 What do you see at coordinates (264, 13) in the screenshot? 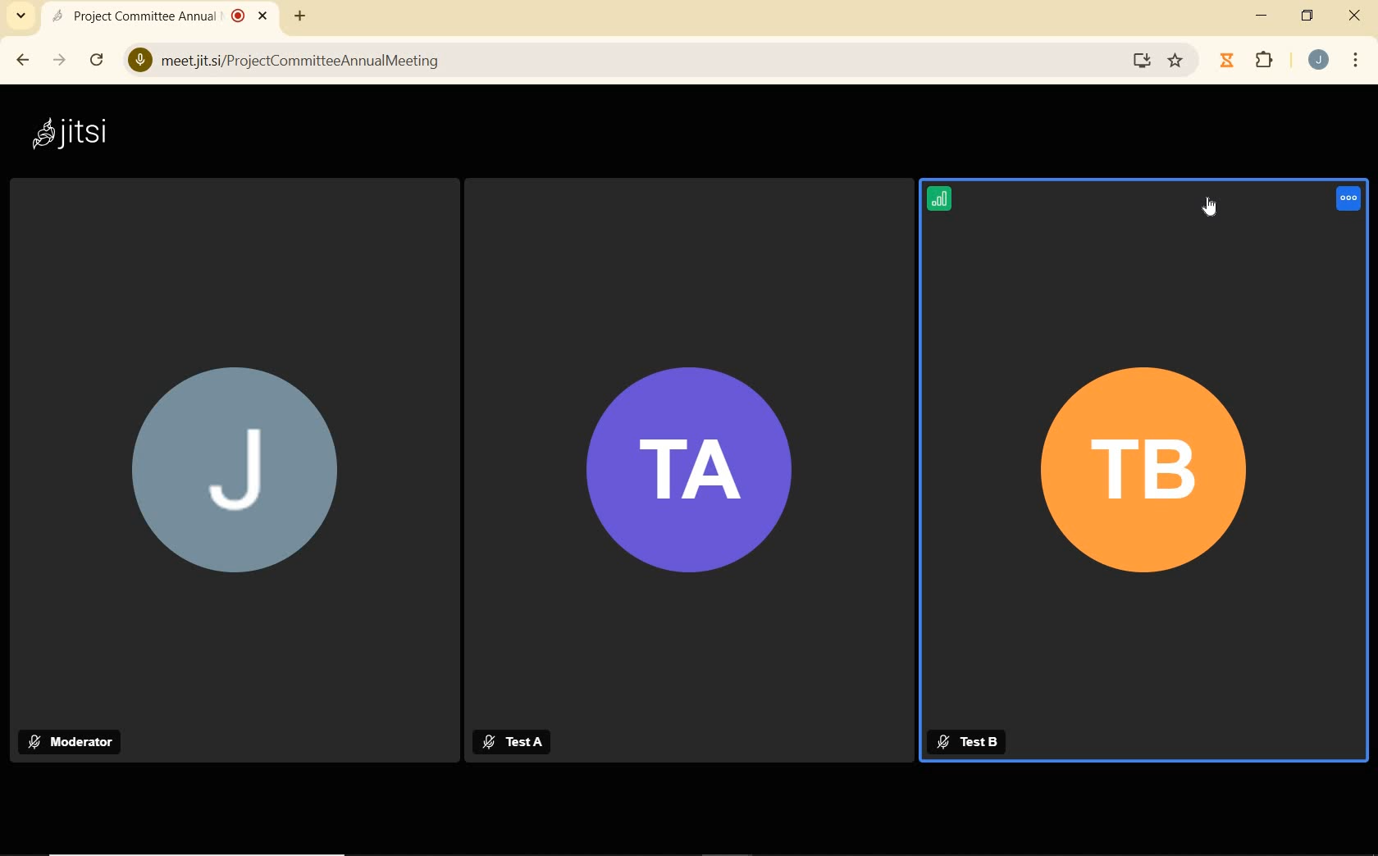
I see `CLOSE` at bounding box center [264, 13].